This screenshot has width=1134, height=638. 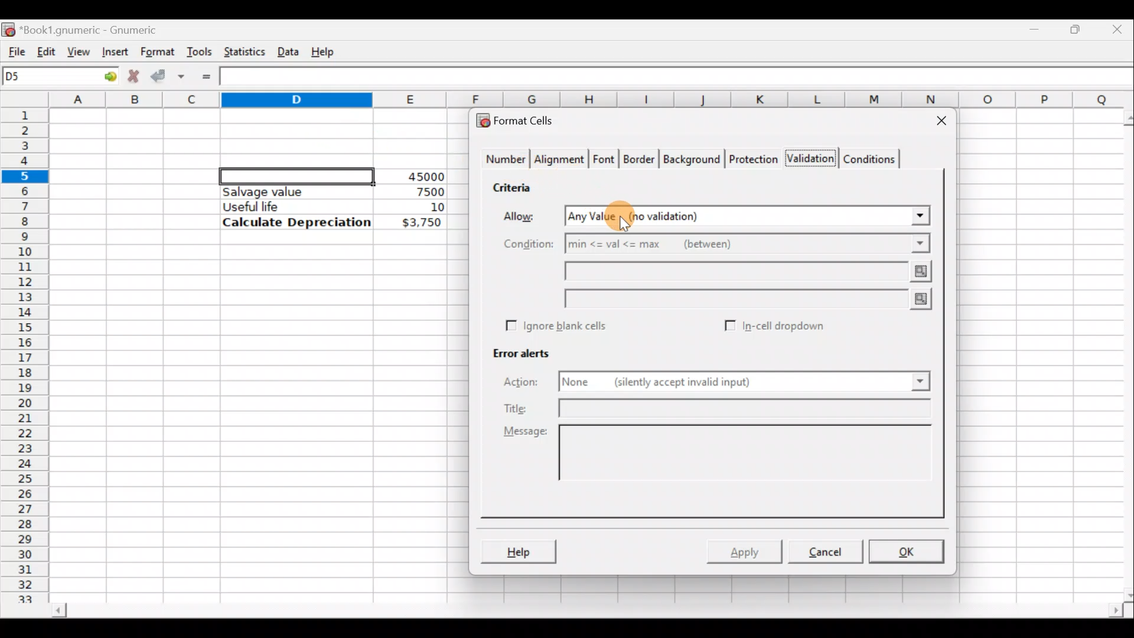 I want to click on Scroll bar, so click(x=1121, y=354).